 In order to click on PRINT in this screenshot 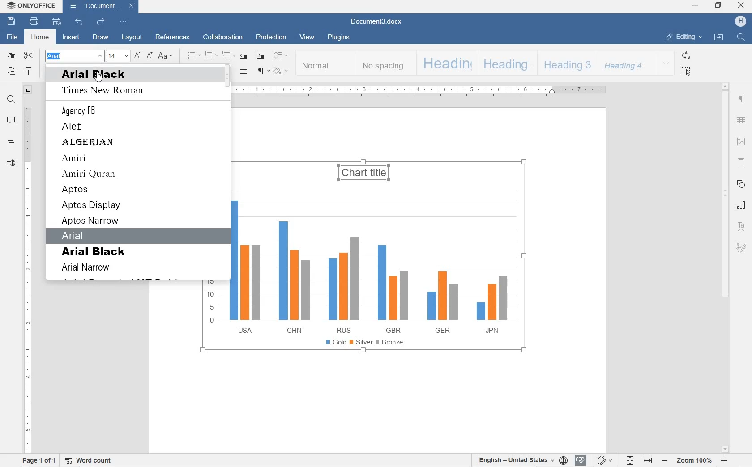, I will do `click(35, 22)`.